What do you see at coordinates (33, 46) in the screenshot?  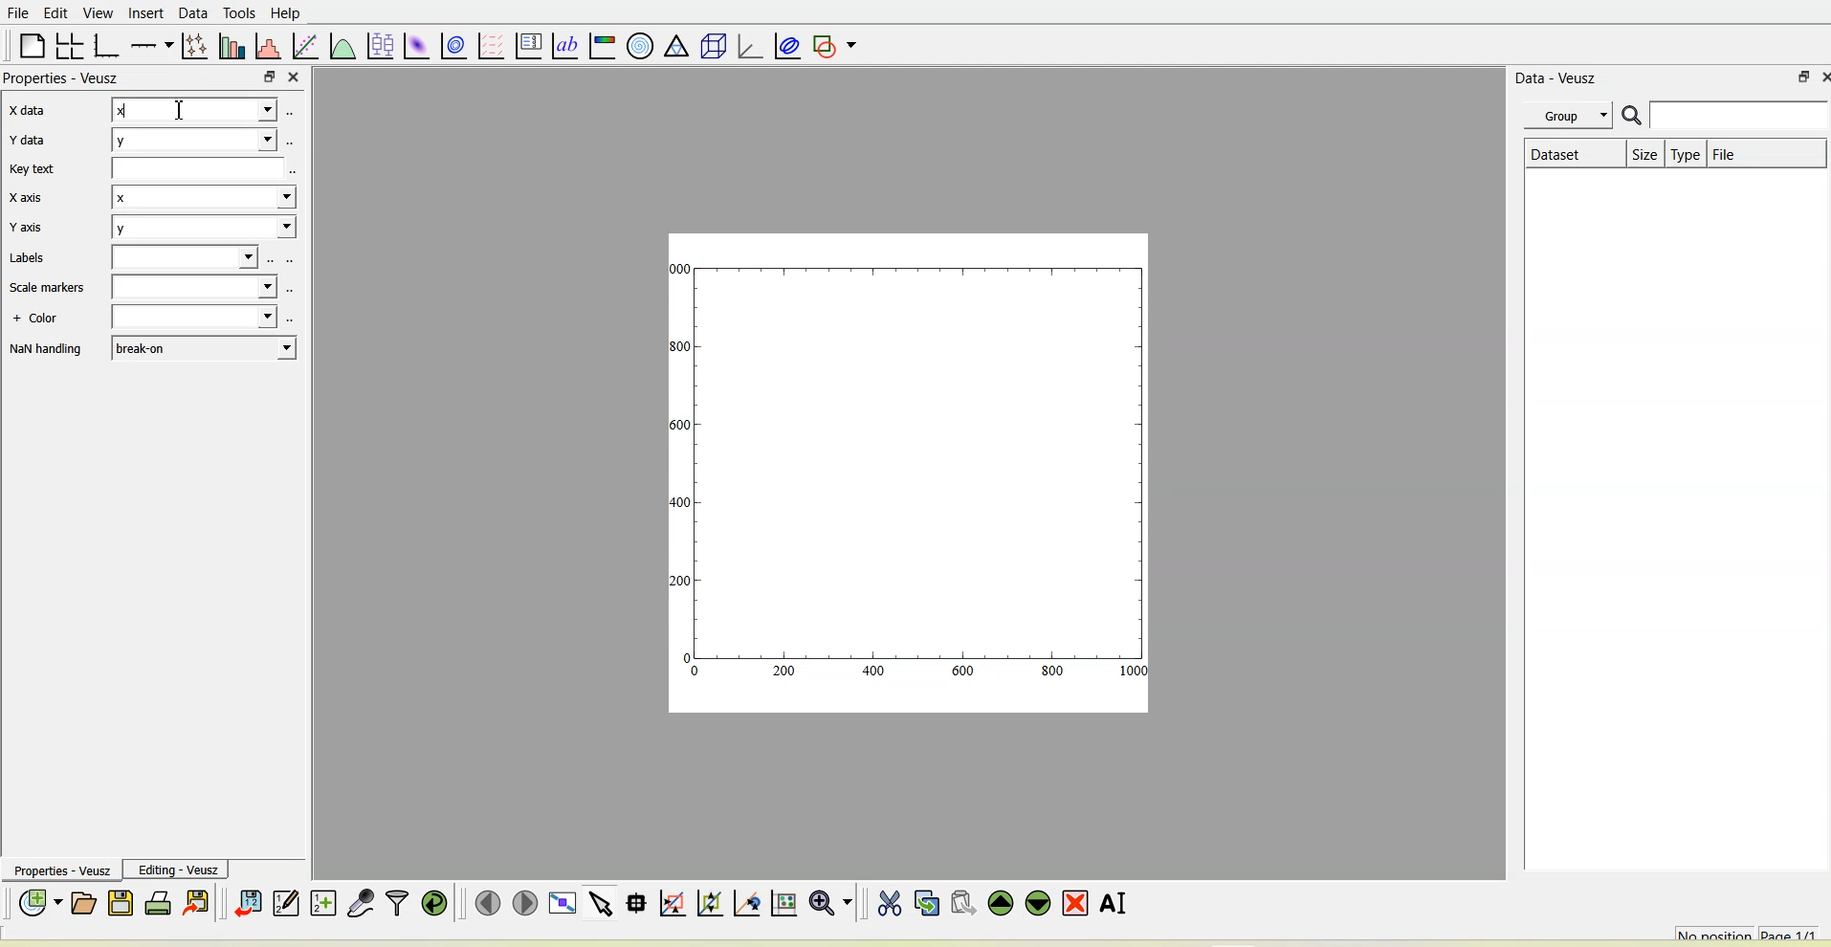 I see `Blank page` at bounding box center [33, 46].